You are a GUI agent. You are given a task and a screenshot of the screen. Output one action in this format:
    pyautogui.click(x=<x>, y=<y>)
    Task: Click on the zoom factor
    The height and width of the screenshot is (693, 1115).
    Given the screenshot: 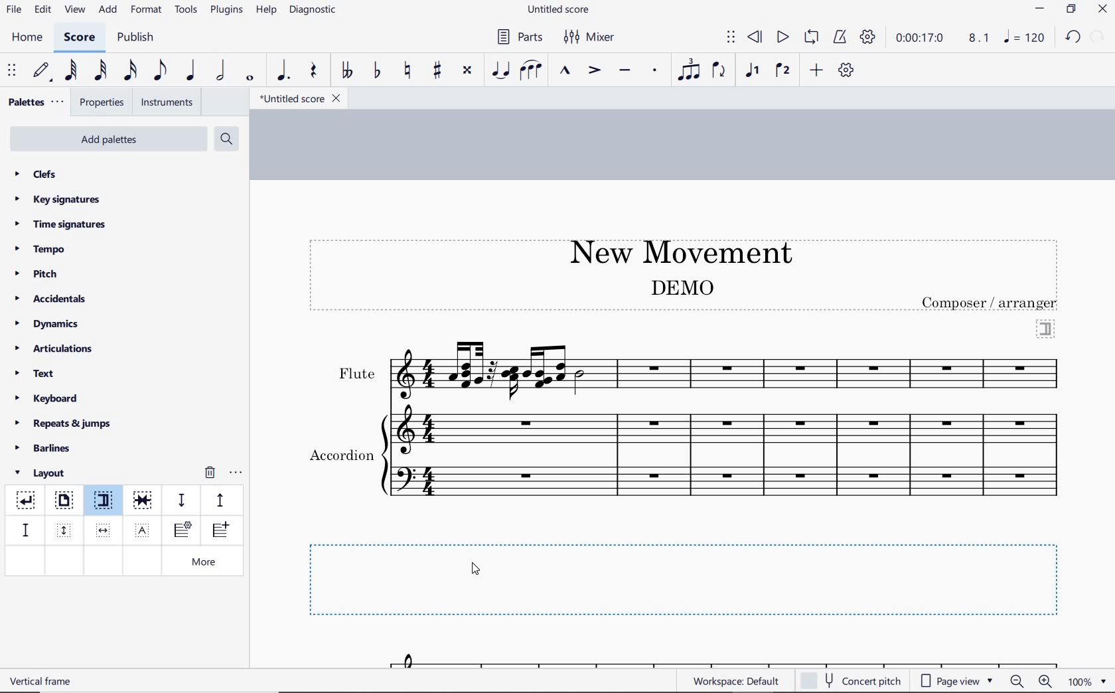 What is the action you would take?
    pyautogui.click(x=1087, y=681)
    